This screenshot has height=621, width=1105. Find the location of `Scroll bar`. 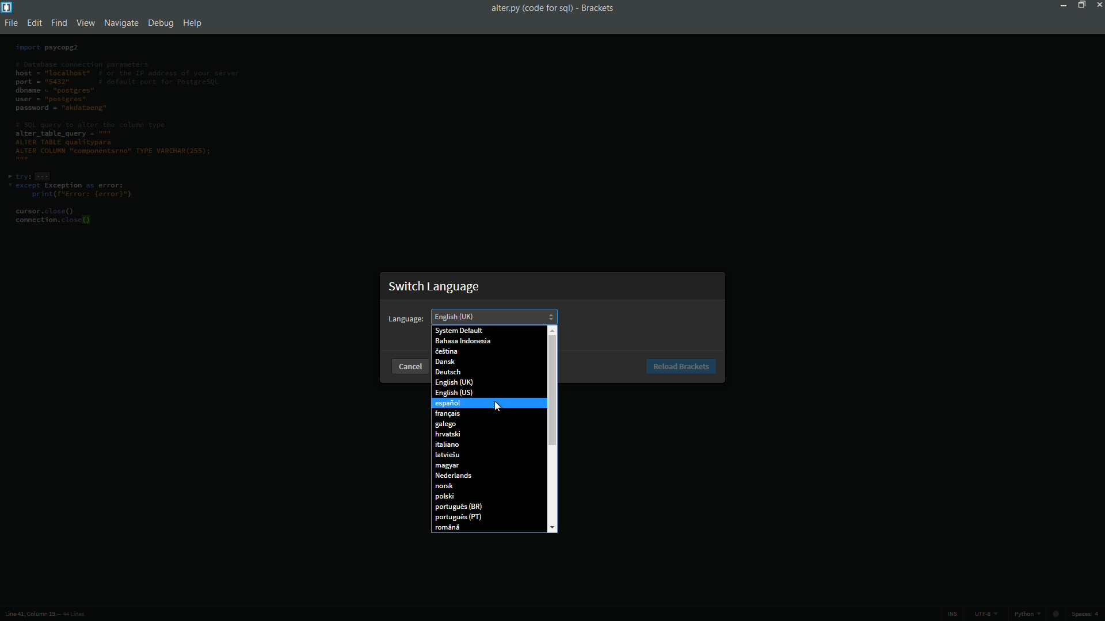

Scroll bar is located at coordinates (552, 394).